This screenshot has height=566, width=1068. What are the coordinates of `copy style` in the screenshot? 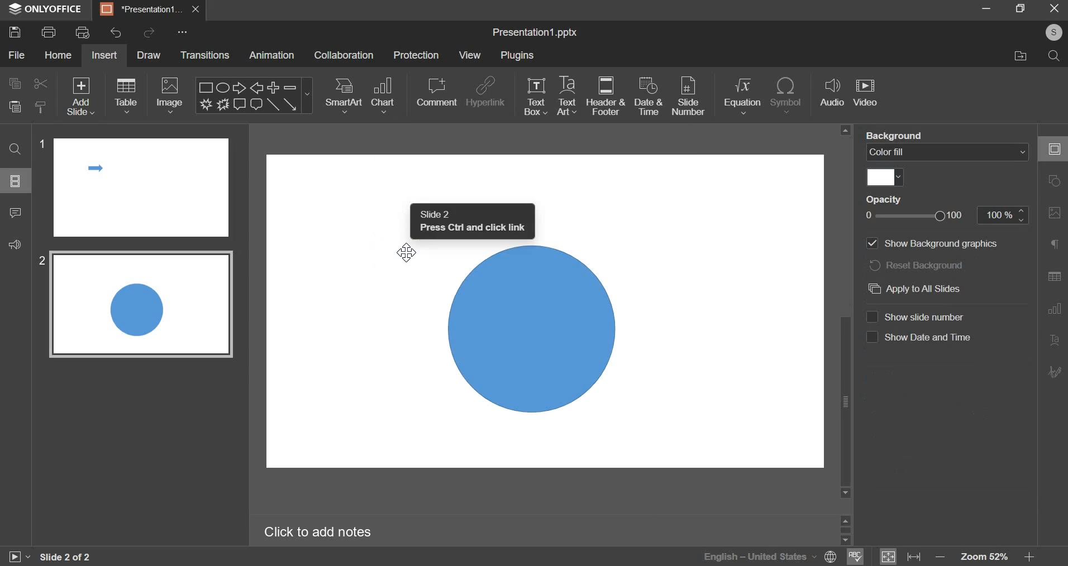 It's located at (41, 107).